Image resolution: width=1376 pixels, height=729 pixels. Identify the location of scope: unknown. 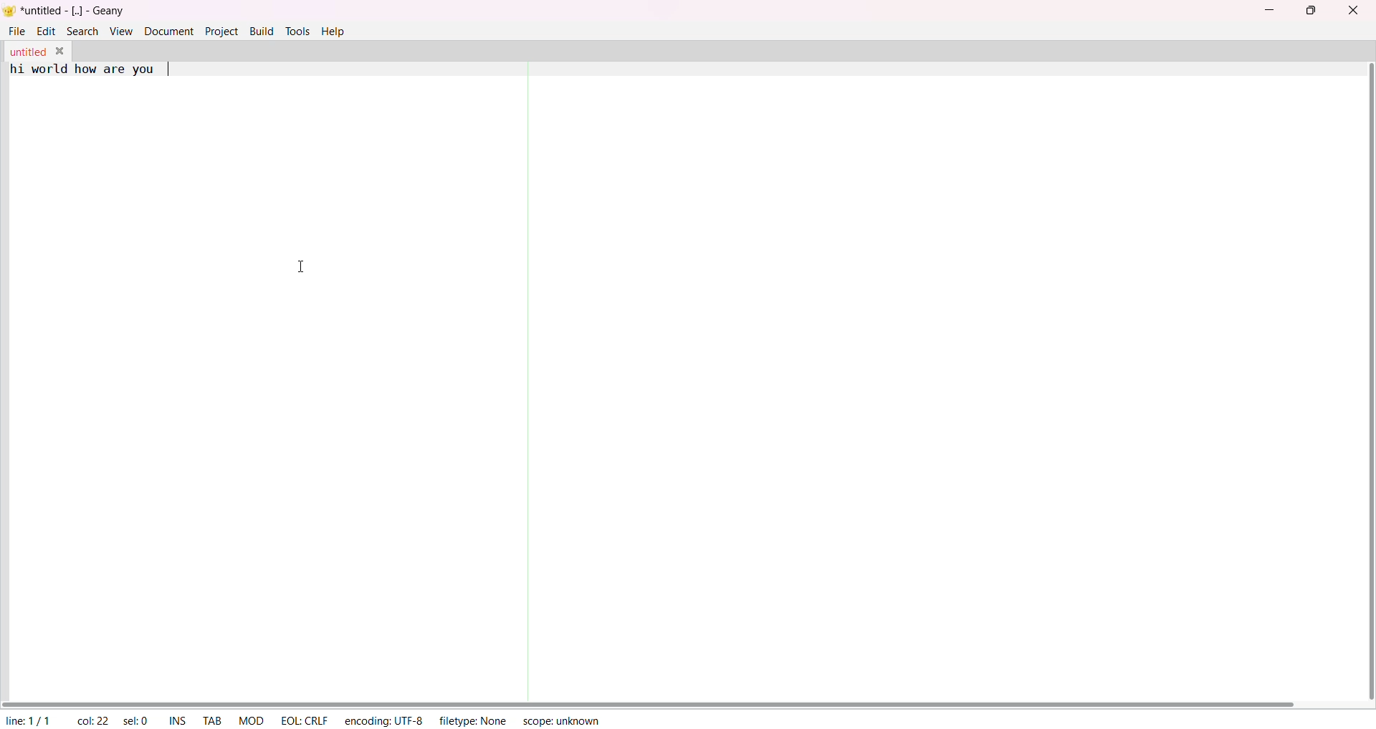
(558, 720).